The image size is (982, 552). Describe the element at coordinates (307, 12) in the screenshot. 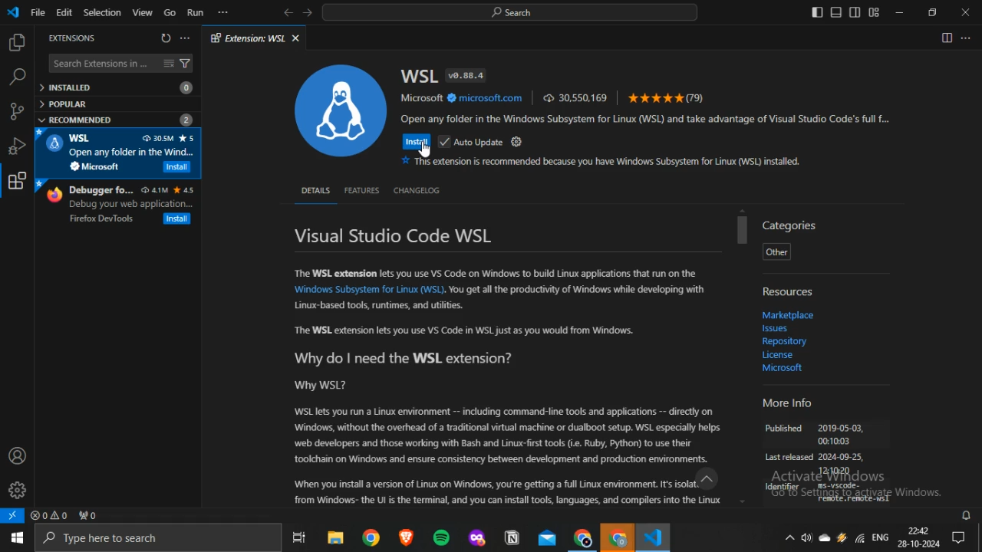

I see `forward` at that location.